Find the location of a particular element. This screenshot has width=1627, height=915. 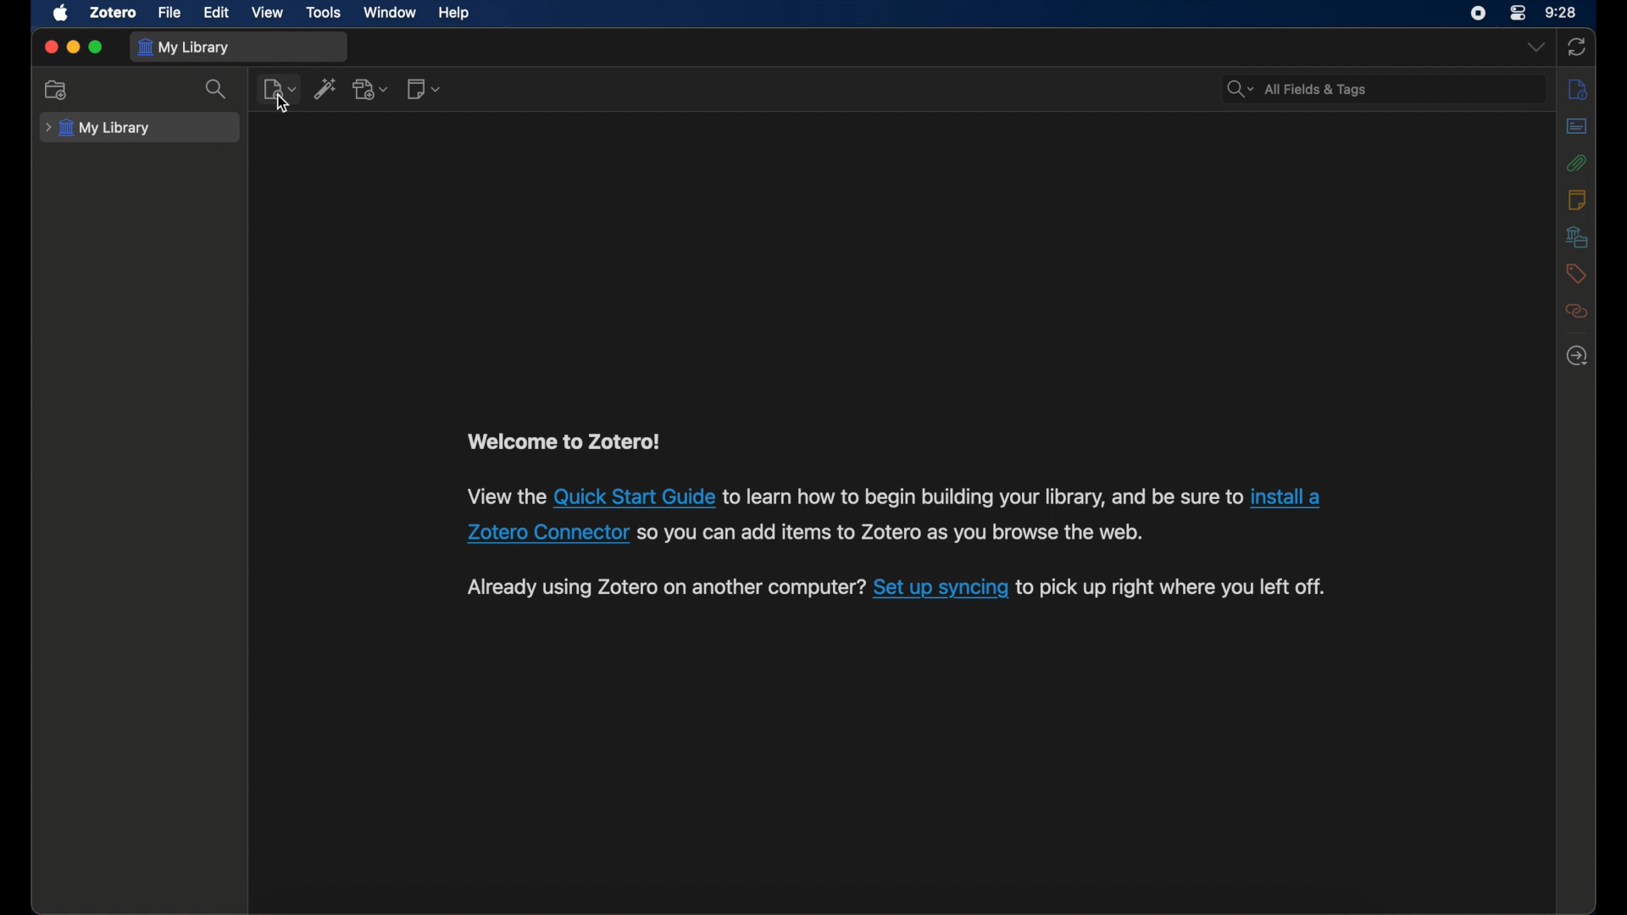

window is located at coordinates (391, 12).